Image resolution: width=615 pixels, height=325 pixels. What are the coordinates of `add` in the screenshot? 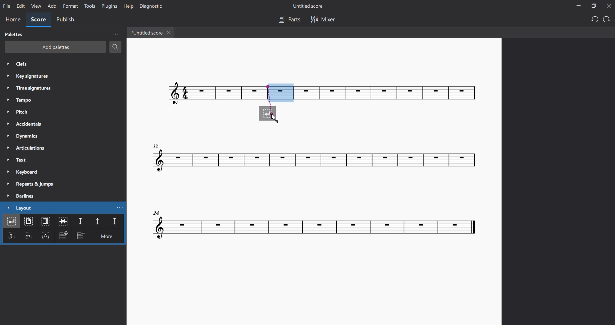 It's located at (52, 6).